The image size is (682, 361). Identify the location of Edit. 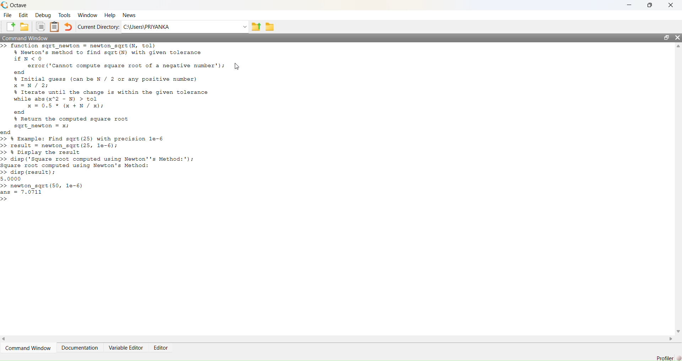
(23, 15).